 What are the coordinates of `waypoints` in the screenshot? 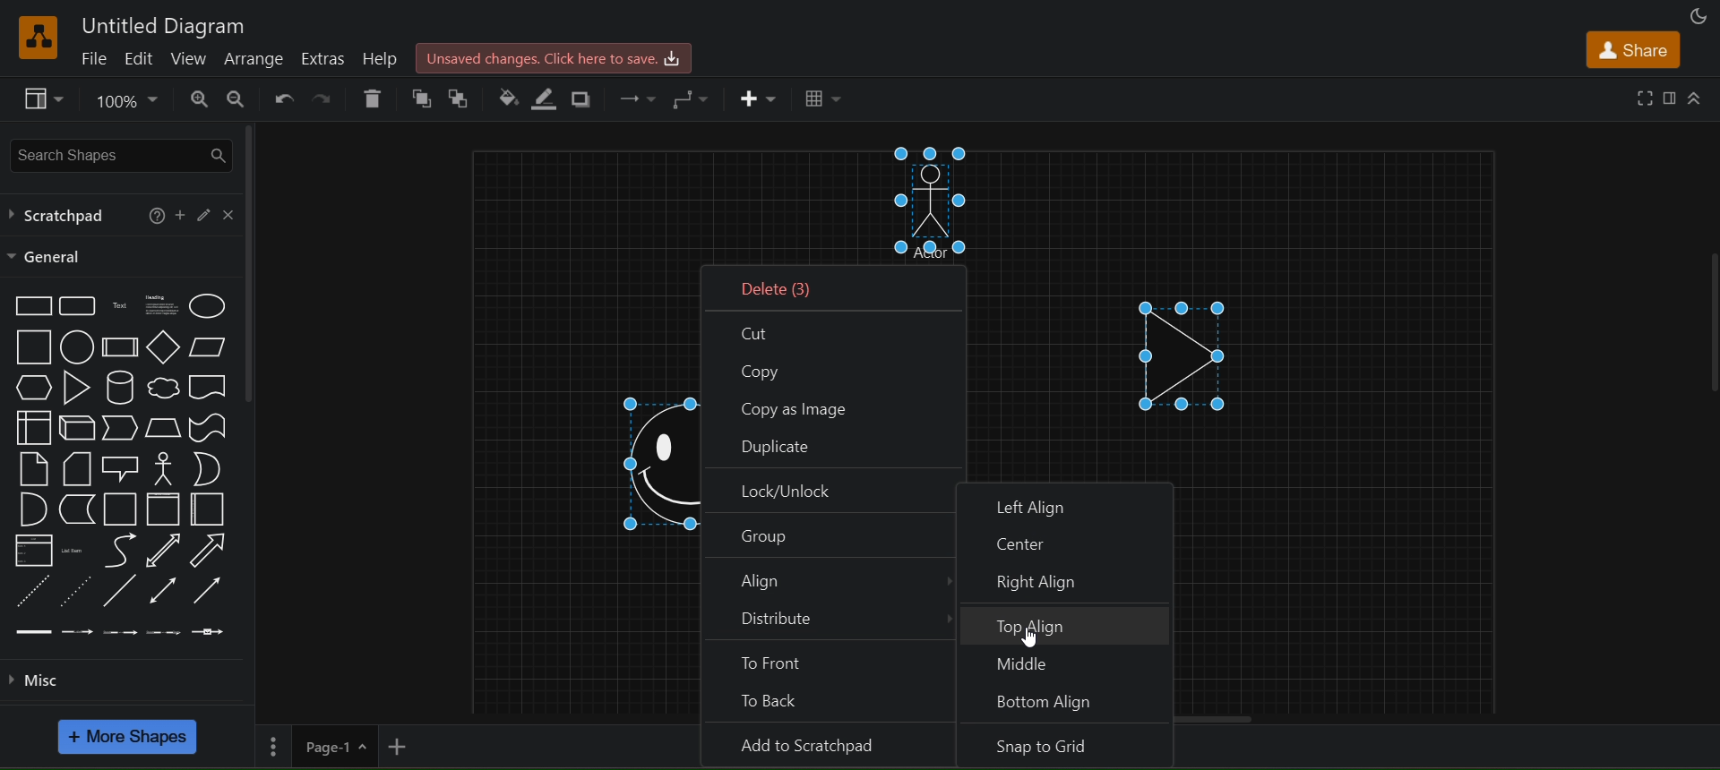 It's located at (693, 98).